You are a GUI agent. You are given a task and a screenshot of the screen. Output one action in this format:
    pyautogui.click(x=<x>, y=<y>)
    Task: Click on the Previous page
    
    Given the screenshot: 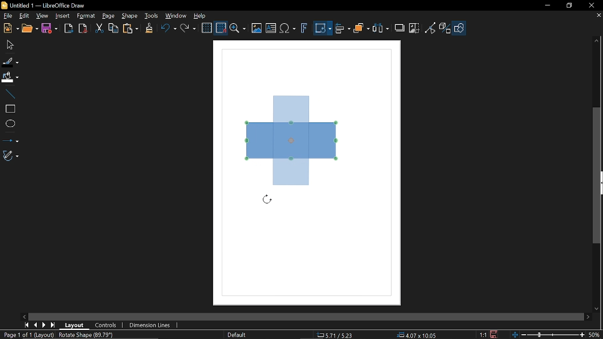 What is the action you would take?
    pyautogui.click(x=35, y=325)
    